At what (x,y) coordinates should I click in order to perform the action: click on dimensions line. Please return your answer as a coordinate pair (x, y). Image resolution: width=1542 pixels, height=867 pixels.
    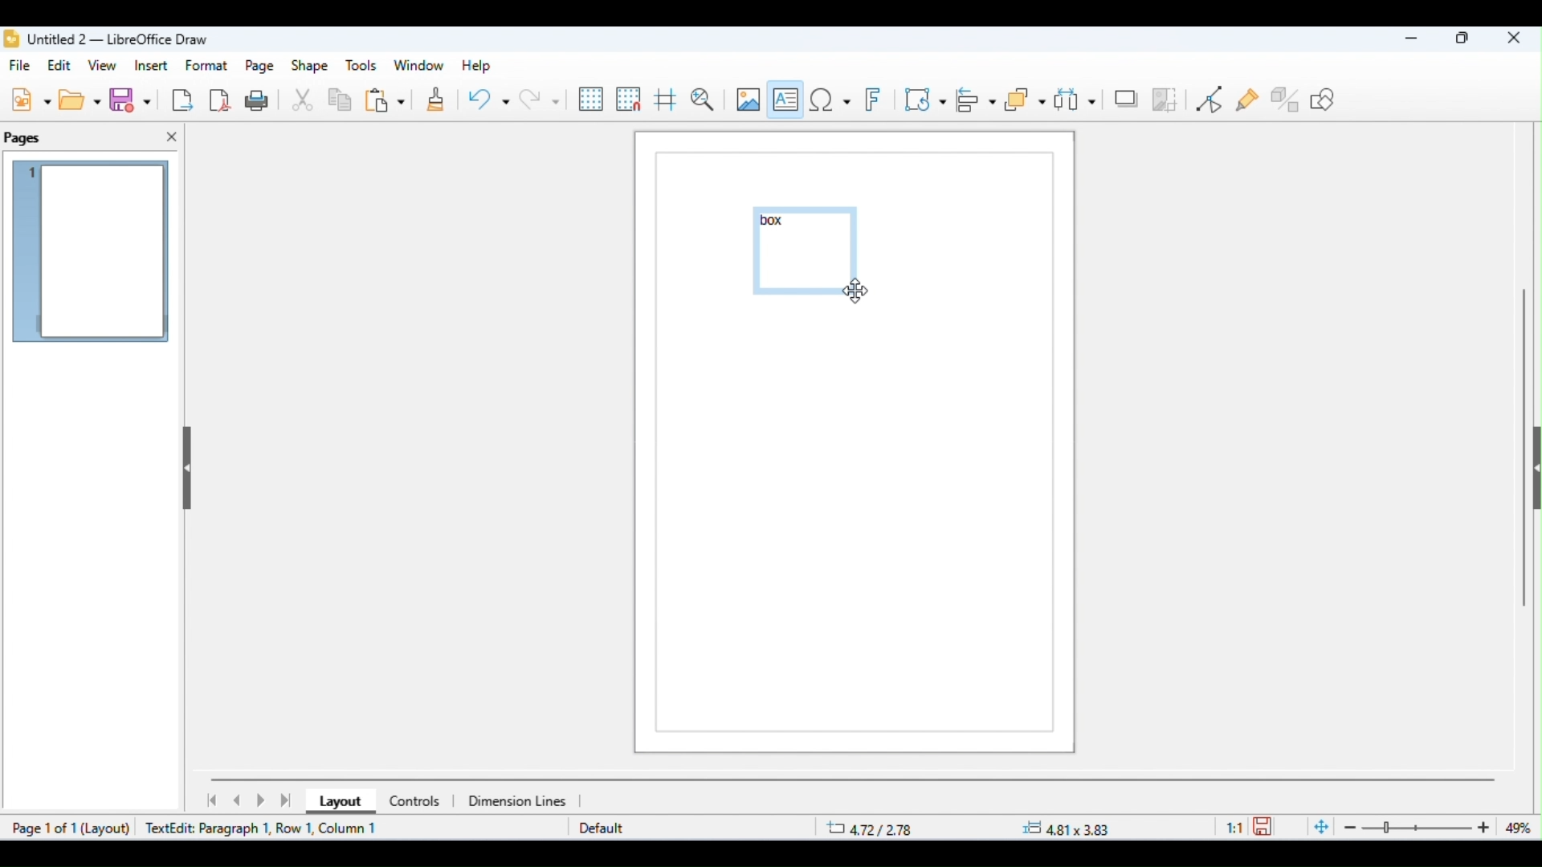
    Looking at the image, I should click on (520, 800).